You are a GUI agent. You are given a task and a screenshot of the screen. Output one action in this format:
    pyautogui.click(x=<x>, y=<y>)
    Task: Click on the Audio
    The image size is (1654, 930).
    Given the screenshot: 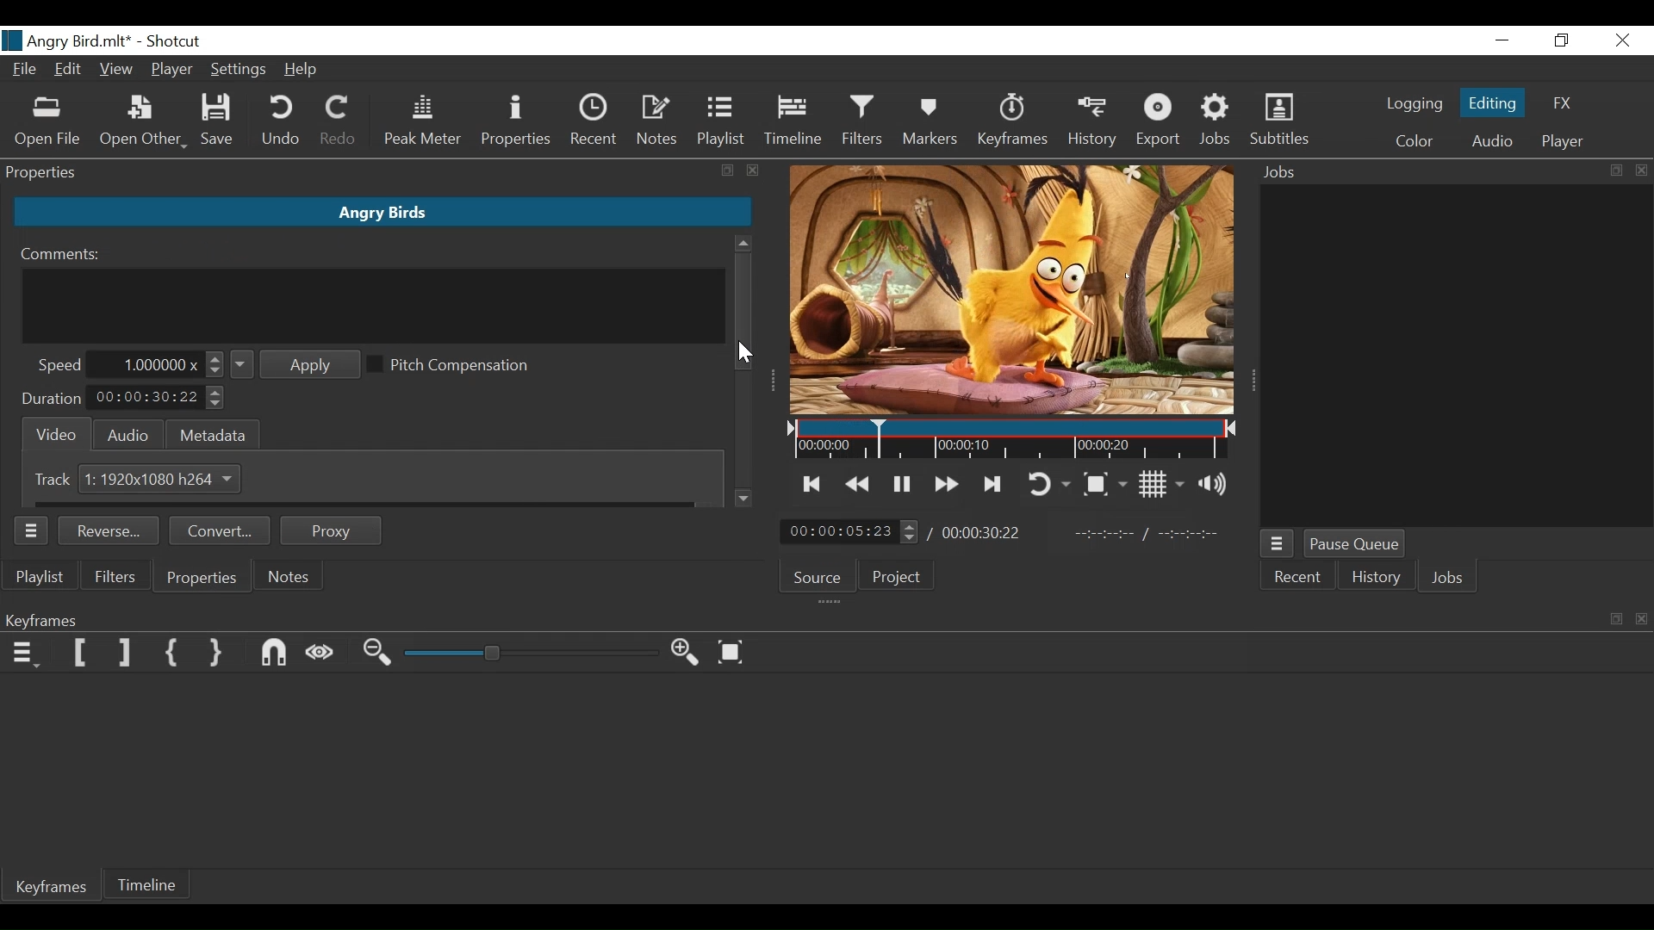 What is the action you would take?
    pyautogui.click(x=1489, y=141)
    